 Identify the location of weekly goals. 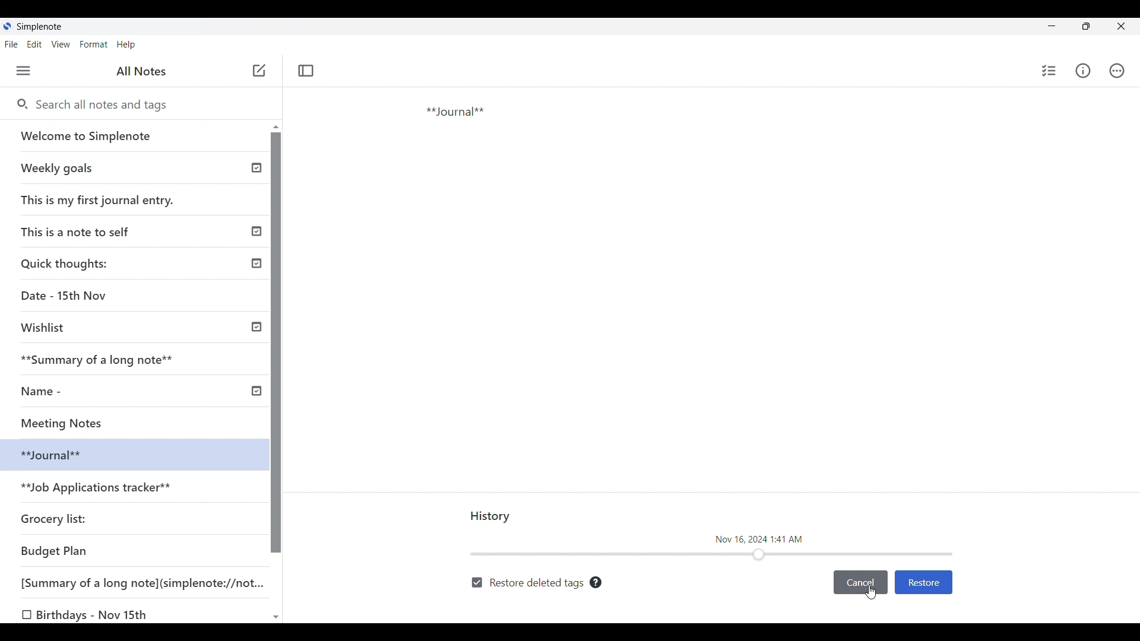
(133, 167).